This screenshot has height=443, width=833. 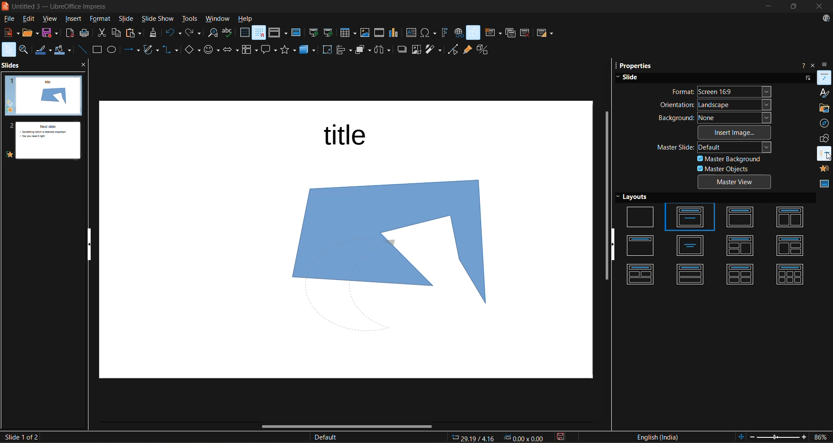 What do you see at coordinates (547, 35) in the screenshot?
I see `slide layout` at bounding box center [547, 35].